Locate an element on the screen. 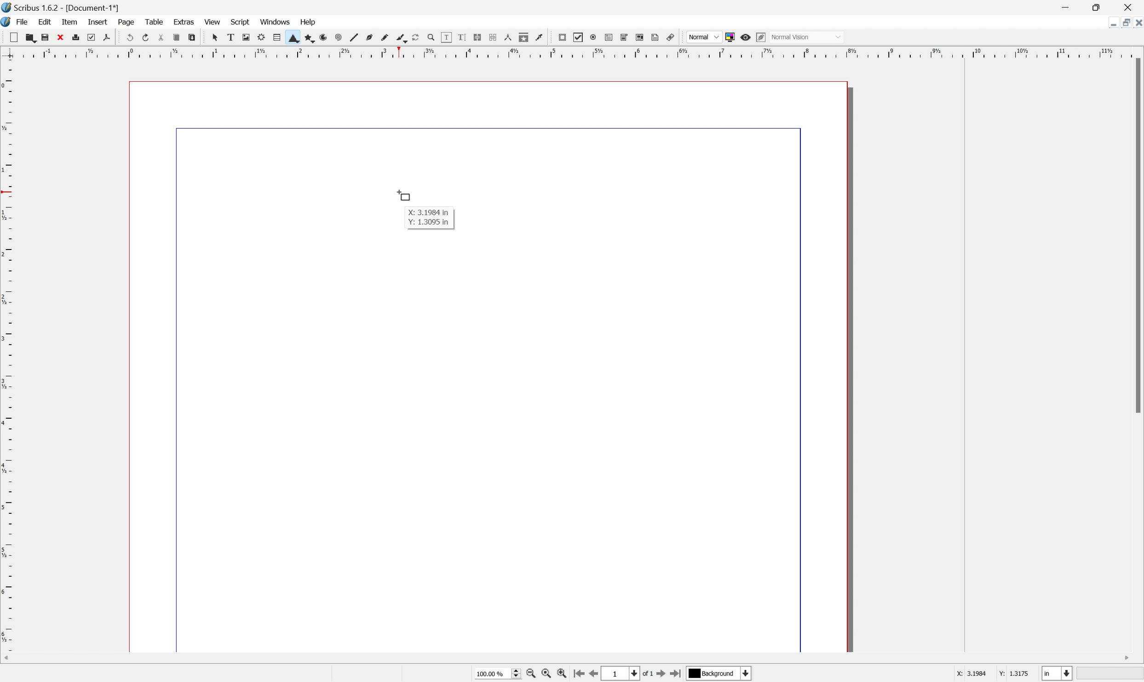 Image resolution: width=1144 pixels, height=682 pixels. Go to last page is located at coordinates (677, 674).